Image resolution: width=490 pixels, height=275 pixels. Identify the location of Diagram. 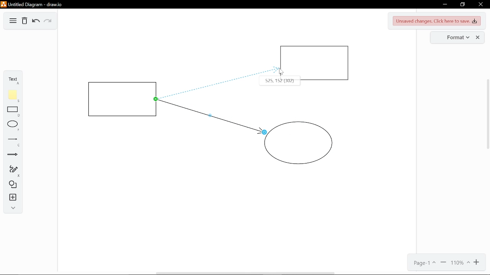
(12, 21).